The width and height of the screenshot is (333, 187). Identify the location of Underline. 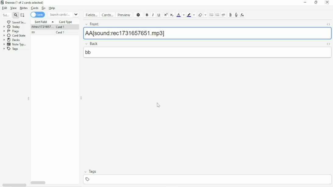
(159, 15).